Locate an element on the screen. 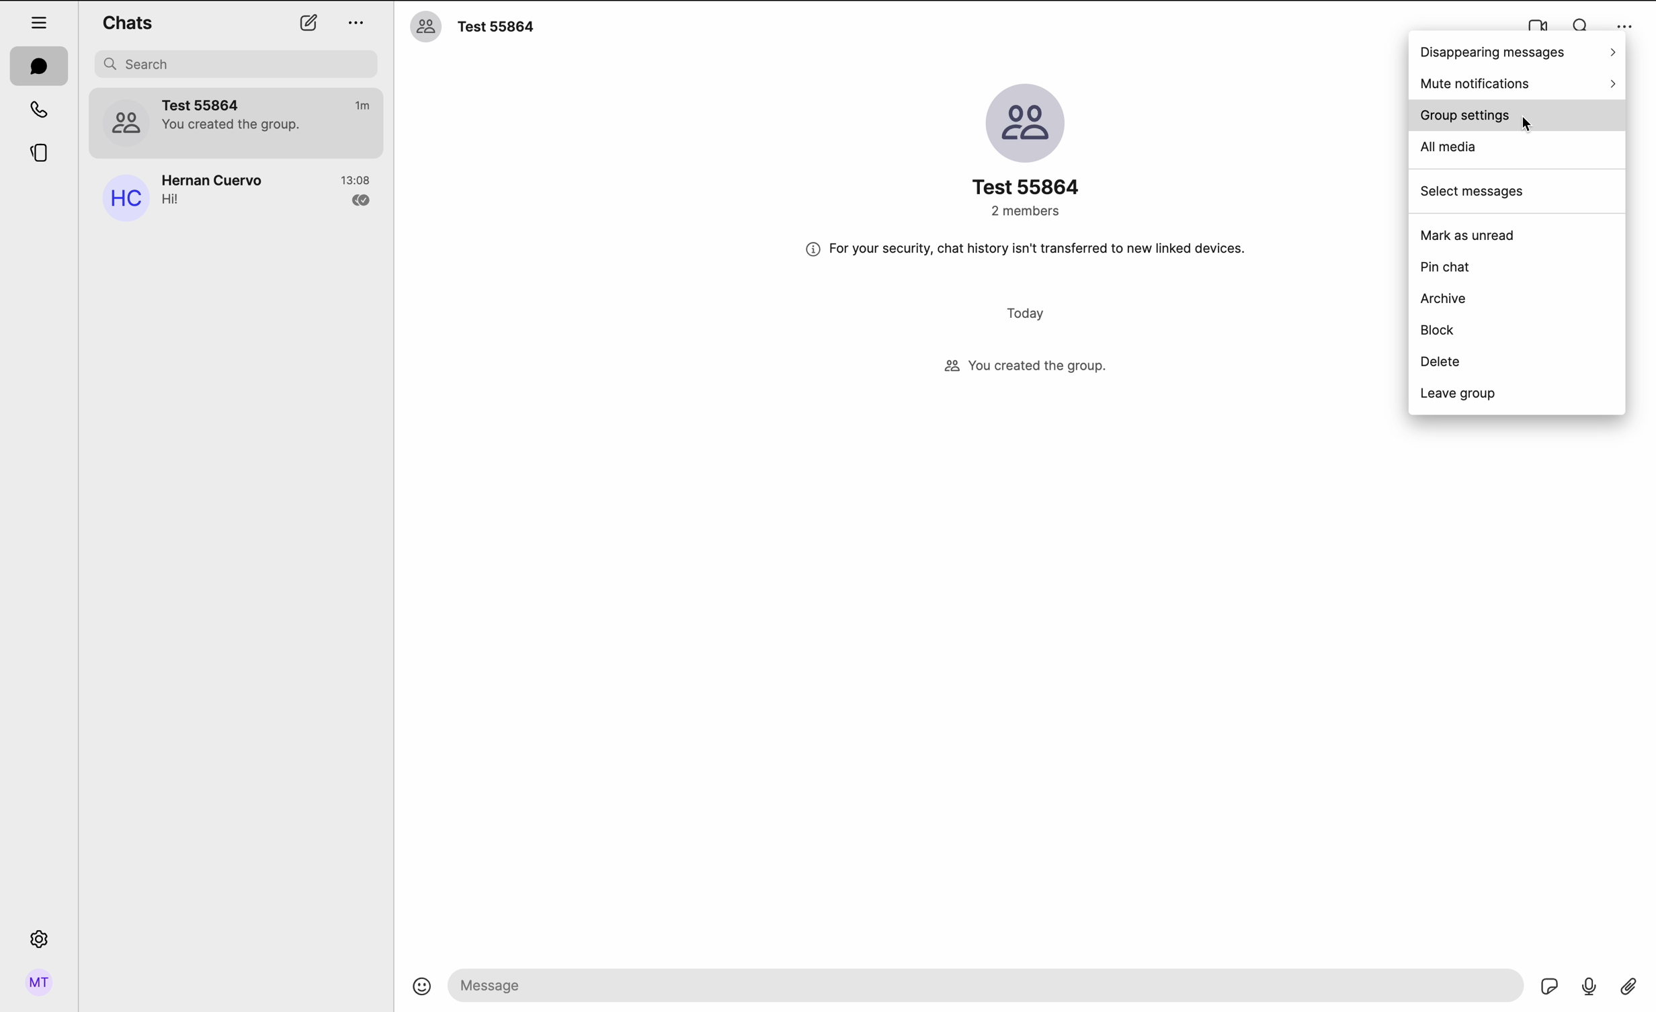 This screenshot has width=1656, height=1012. voice record is located at coordinates (1589, 987).